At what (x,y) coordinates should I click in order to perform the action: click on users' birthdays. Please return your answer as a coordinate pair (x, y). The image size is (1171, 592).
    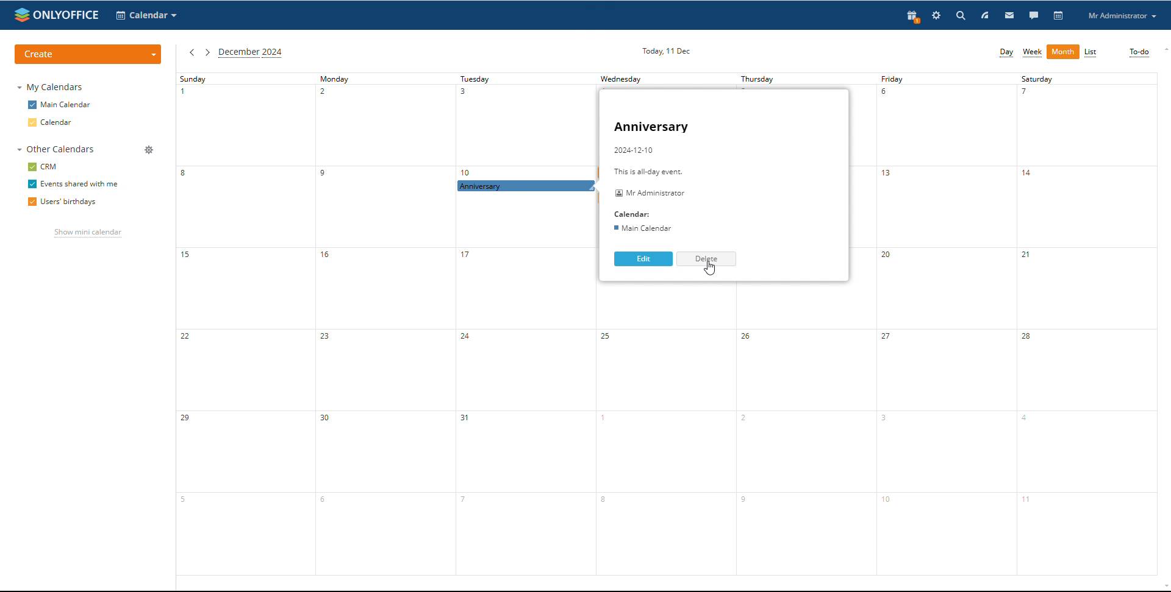
    Looking at the image, I should click on (63, 203).